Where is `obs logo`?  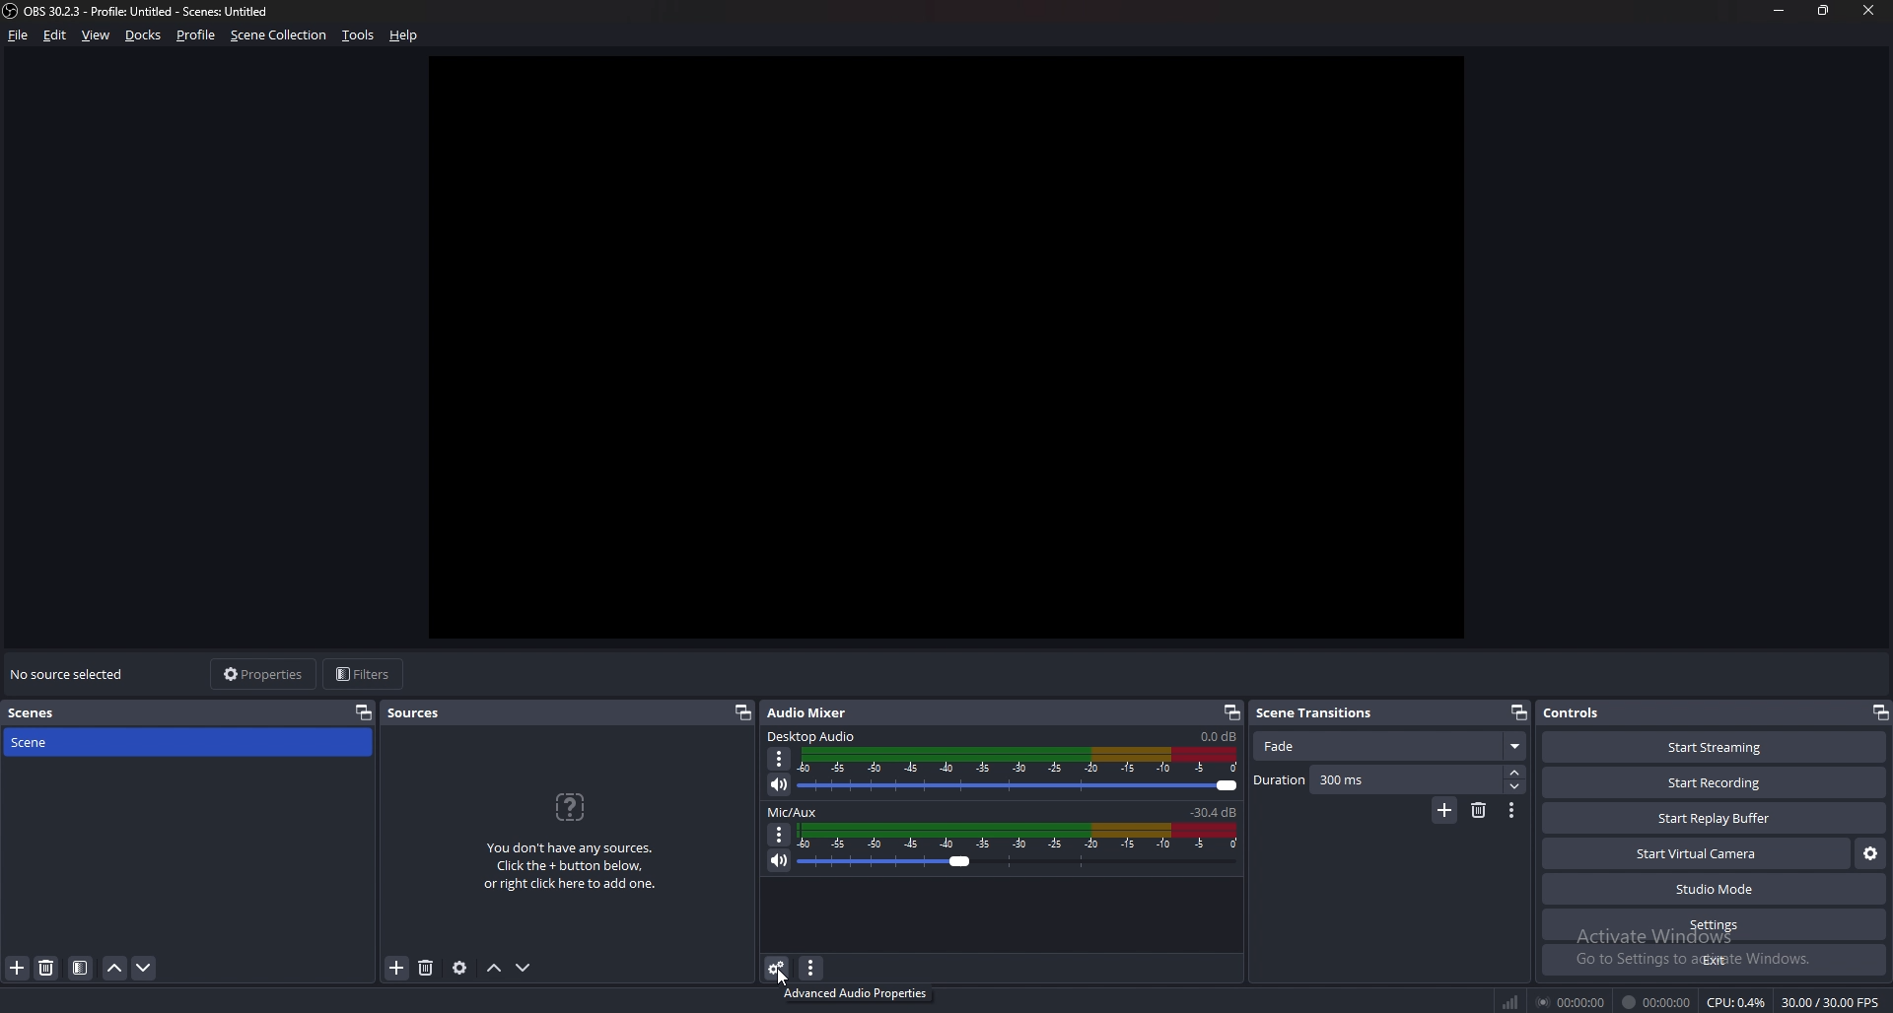 obs logo is located at coordinates (12, 10).